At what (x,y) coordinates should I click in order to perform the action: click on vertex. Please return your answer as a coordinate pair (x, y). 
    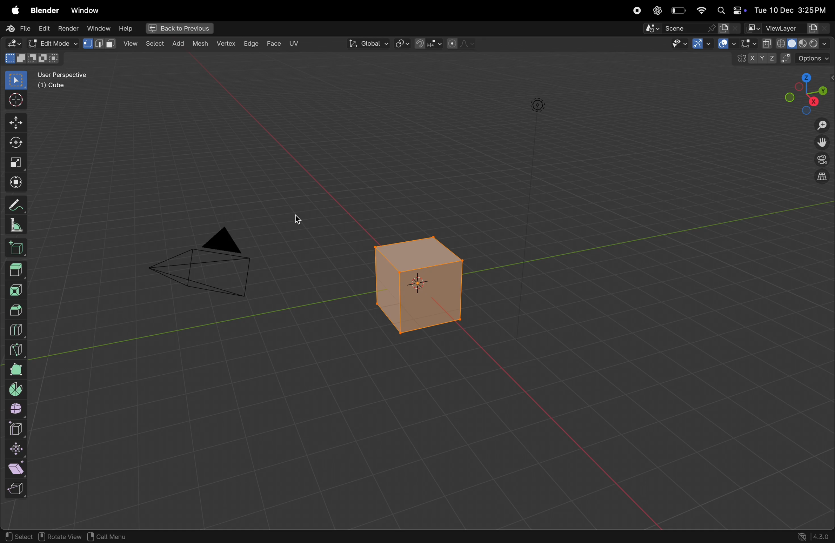
    Looking at the image, I should click on (226, 44).